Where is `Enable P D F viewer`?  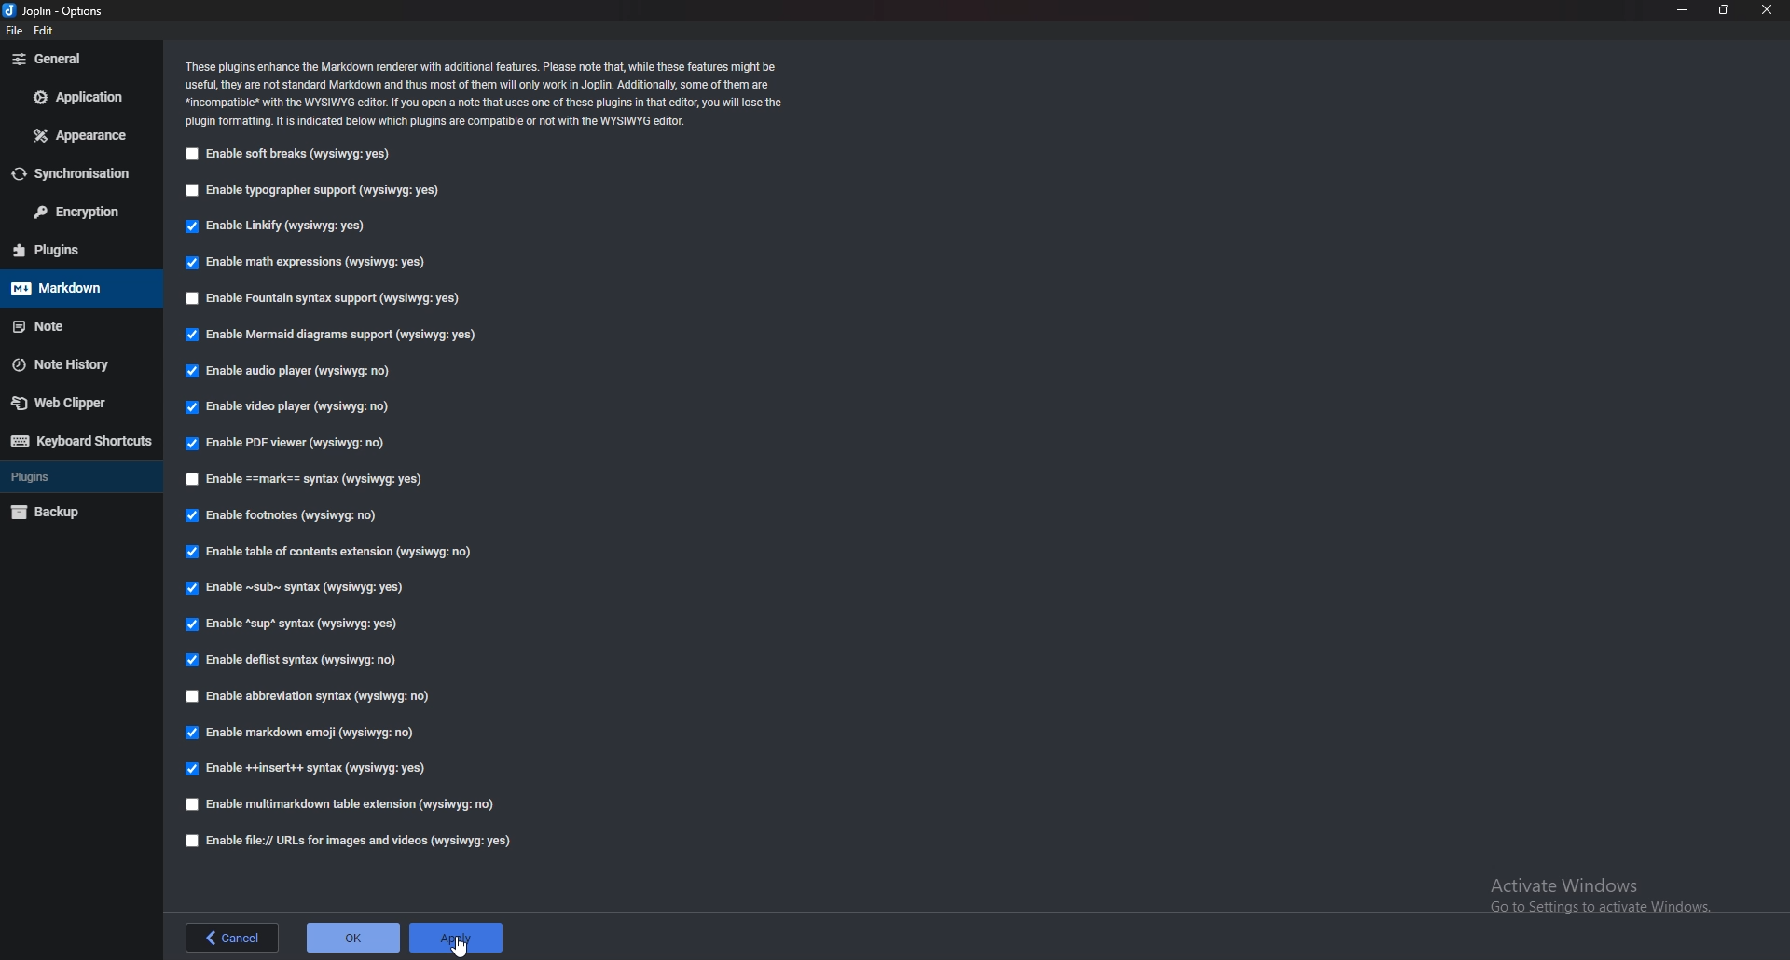 Enable P D F viewer is located at coordinates (282, 444).